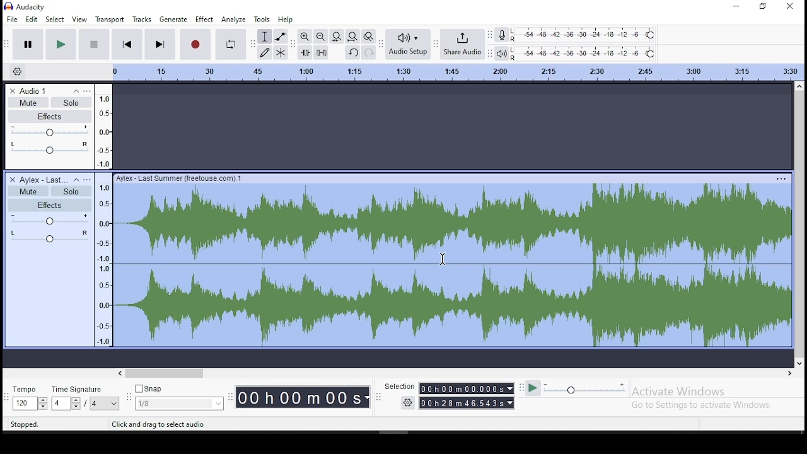  Describe the element at coordinates (408, 44) in the screenshot. I see `audio setup` at that location.